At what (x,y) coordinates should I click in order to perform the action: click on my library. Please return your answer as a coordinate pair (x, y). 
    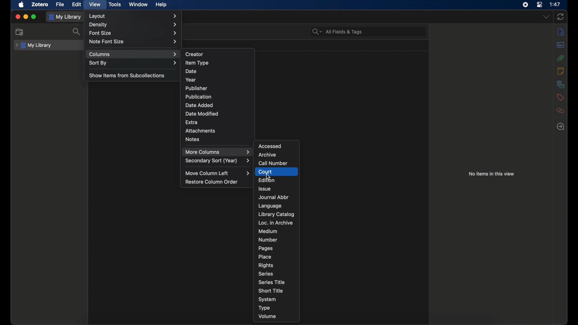
    Looking at the image, I should click on (65, 17).